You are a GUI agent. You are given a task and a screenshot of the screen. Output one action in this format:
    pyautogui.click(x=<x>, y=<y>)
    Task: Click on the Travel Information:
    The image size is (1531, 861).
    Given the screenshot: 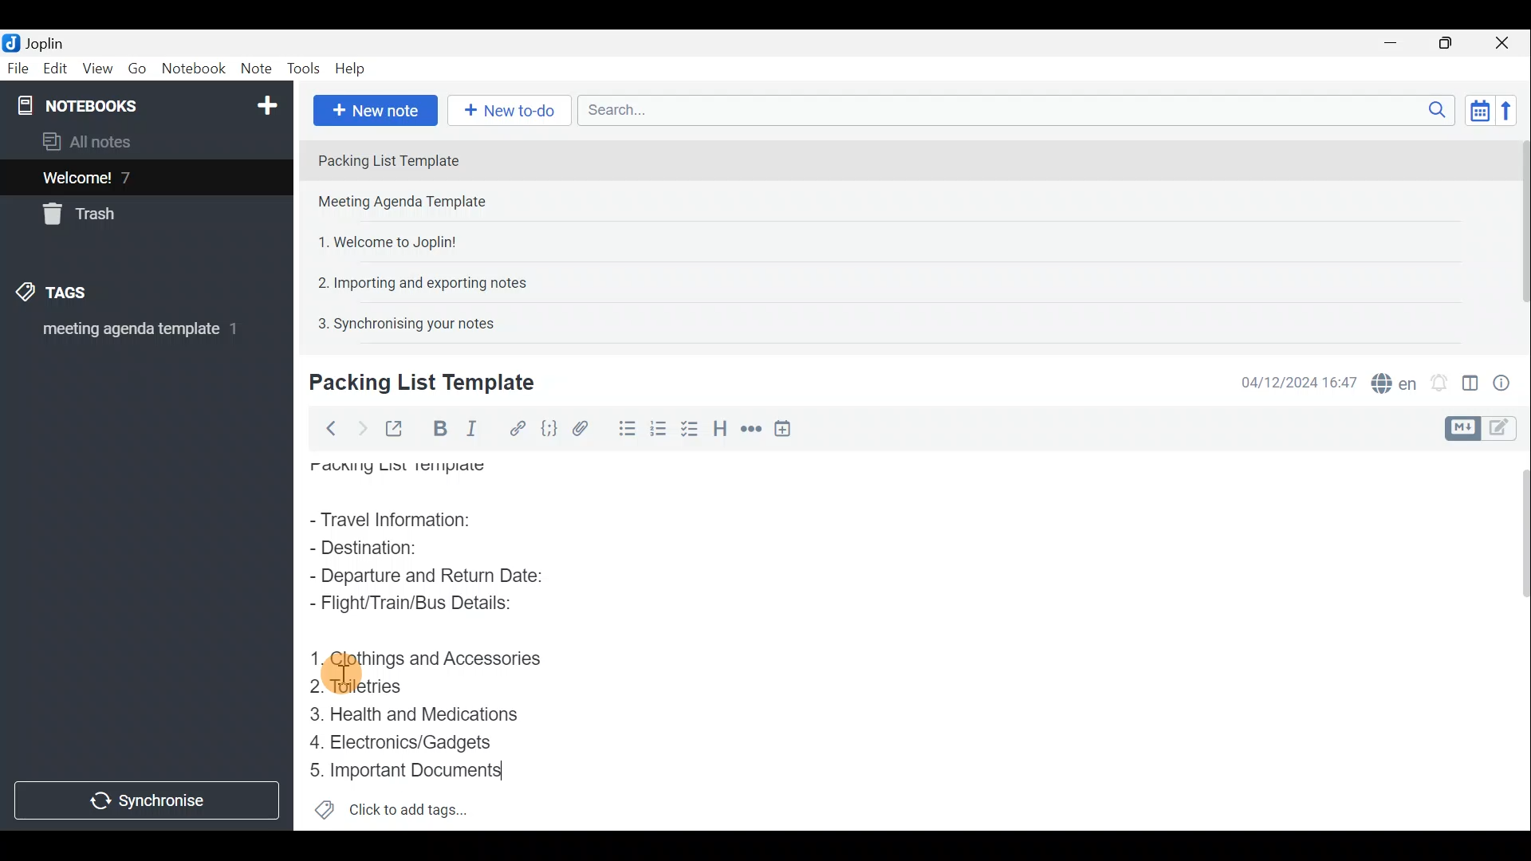 What is the action you would take?
    pyautogui.click(x=410, y=518)
    